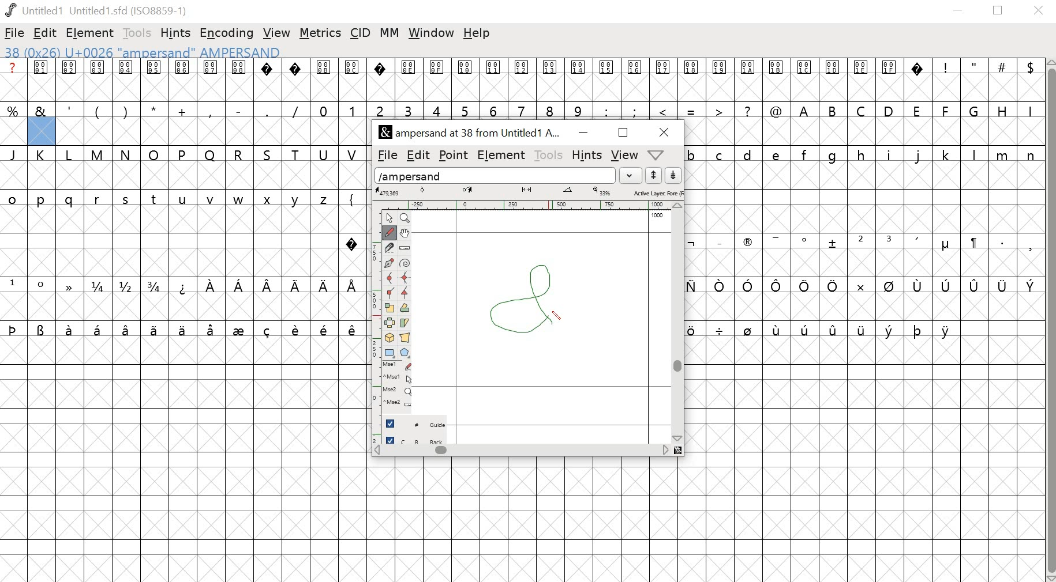  Describe the element at coordinates (406, 338) in the screenshot. I see `perspective transformation` at that location.